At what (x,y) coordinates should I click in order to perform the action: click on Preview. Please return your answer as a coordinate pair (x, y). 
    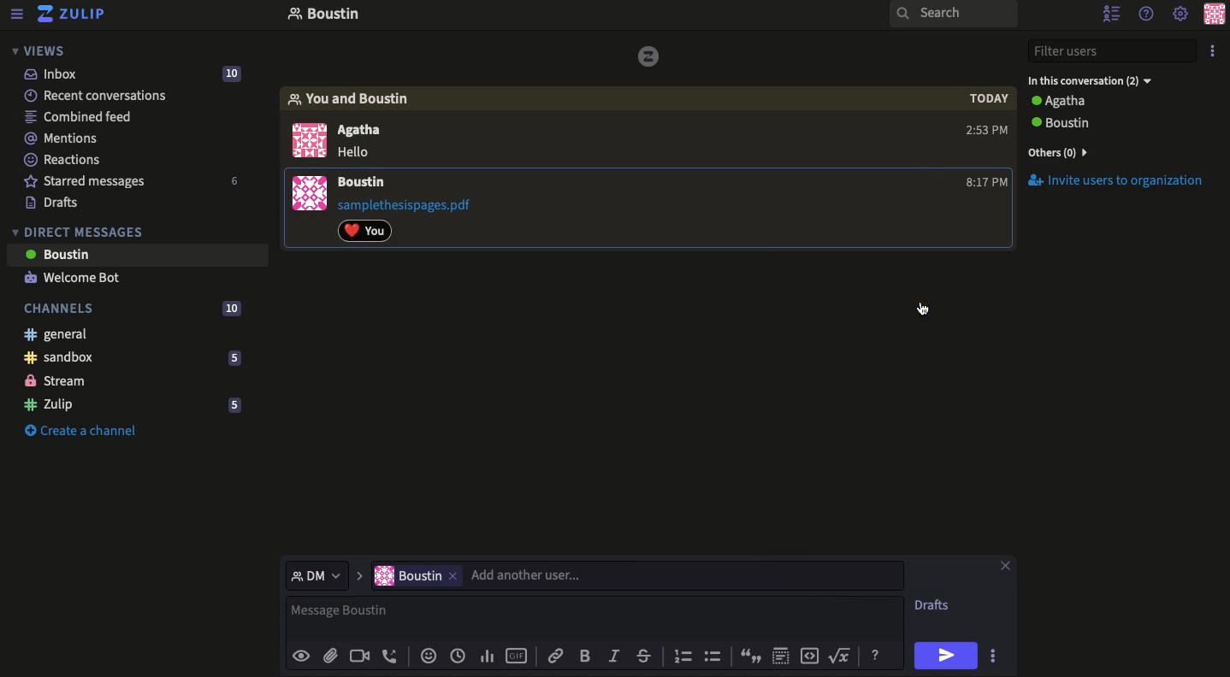
    Looking at the image, I should click on (303, 656).